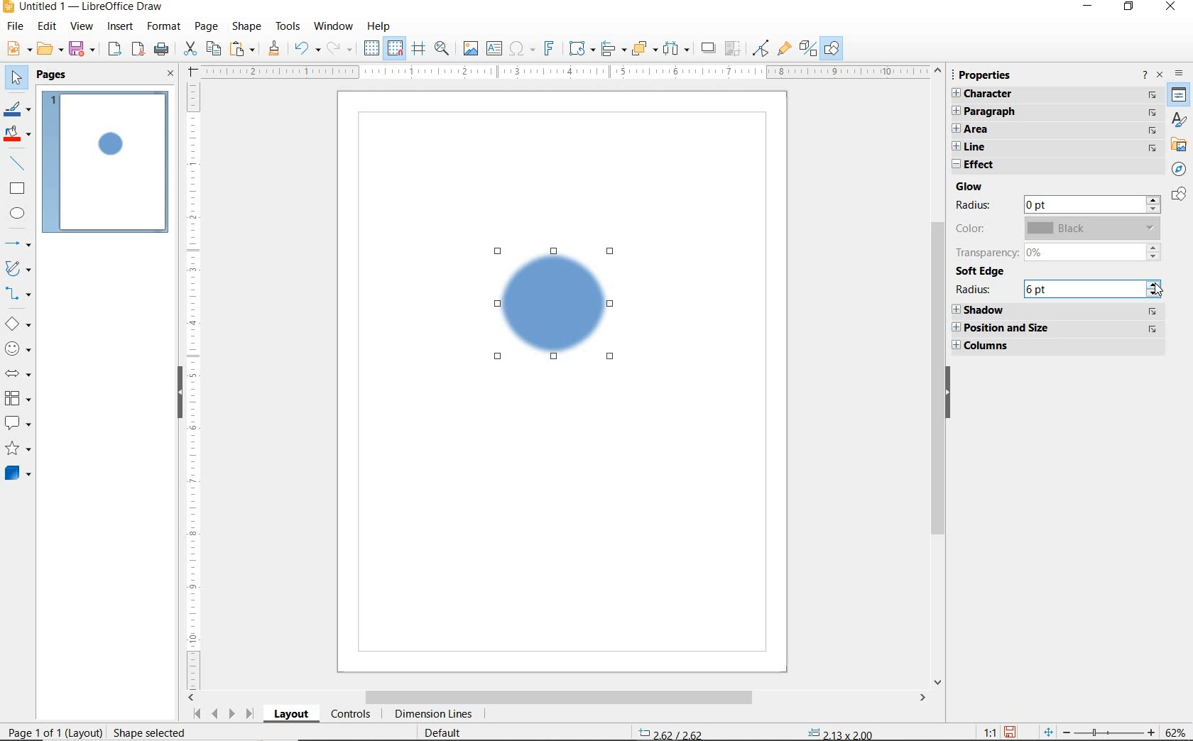 The image size is (1193, 741). Describe the element at coordinates (672, 733) in the screenshot. I see `2.62/2.62` at that location.